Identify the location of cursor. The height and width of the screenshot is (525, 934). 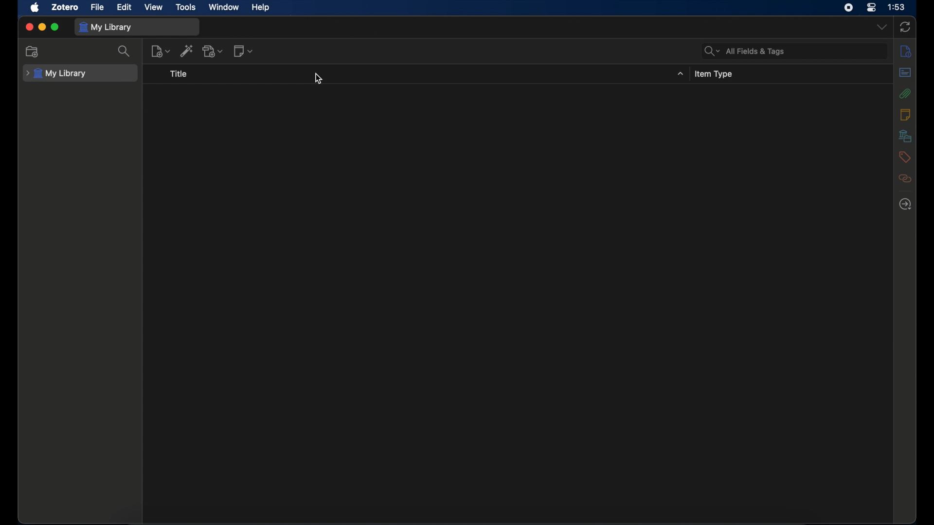
(319, 79).